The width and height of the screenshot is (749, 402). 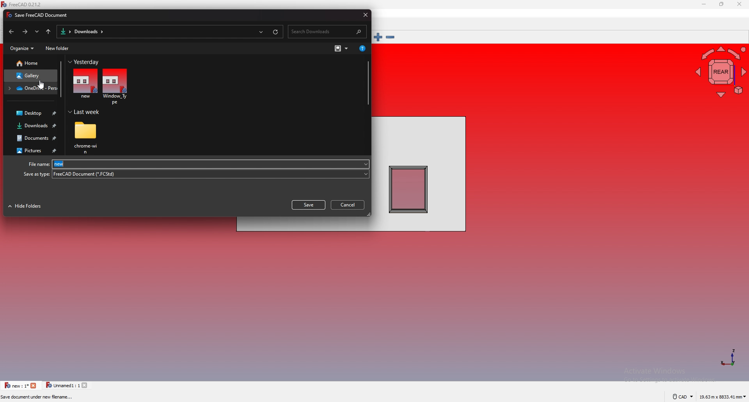 What do you see at coordinates (33, 126) in the screenshot?
I see `downloads` at bounding box center [33, 126].